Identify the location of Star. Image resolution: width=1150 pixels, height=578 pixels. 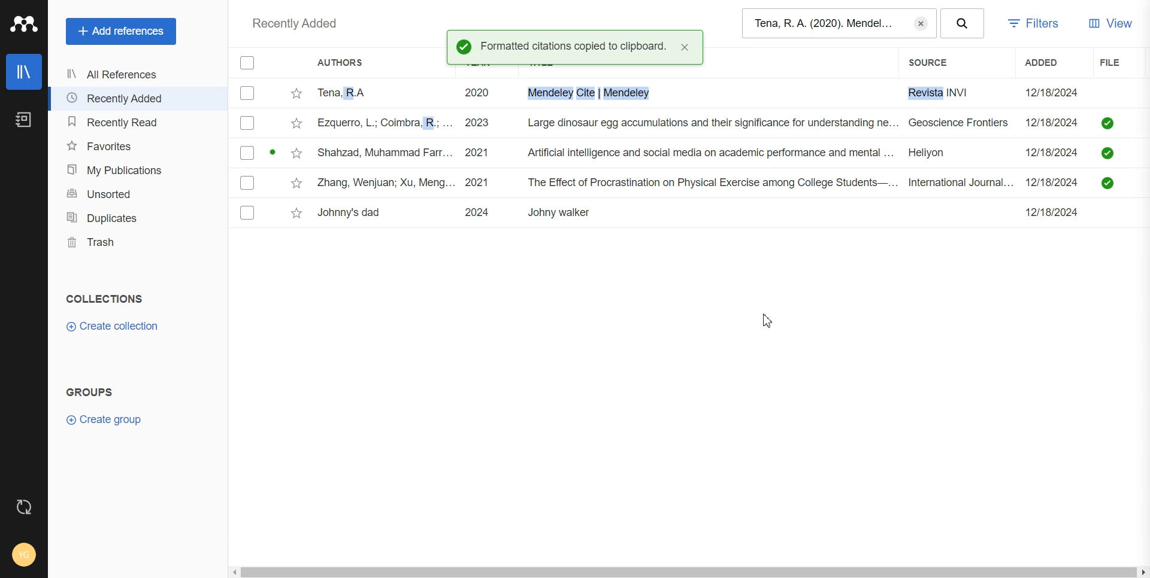
(298, 213).